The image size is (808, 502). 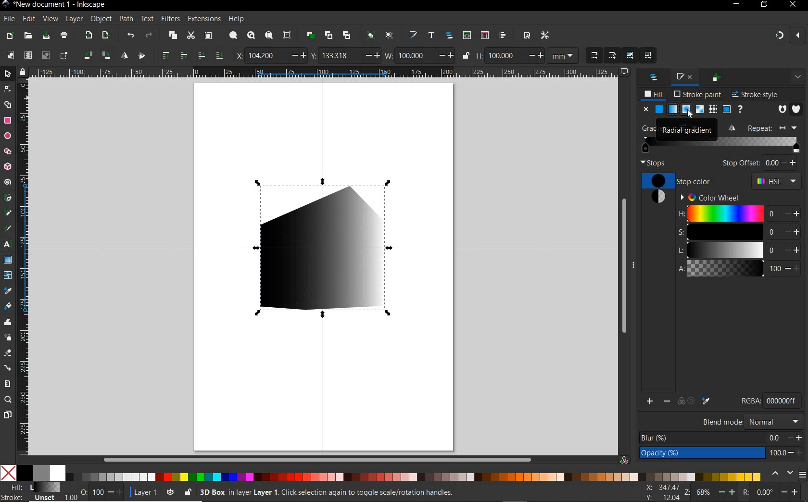 I want to click on HELP, so click(x=237, y=18).